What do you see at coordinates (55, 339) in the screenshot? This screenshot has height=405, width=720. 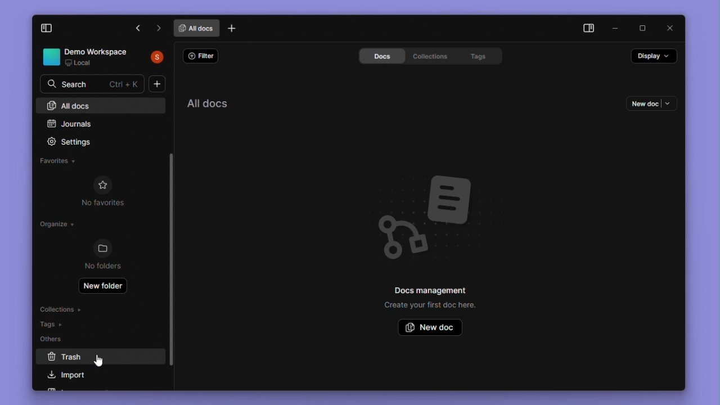 I see `Others` at bounding box center [55, 339].